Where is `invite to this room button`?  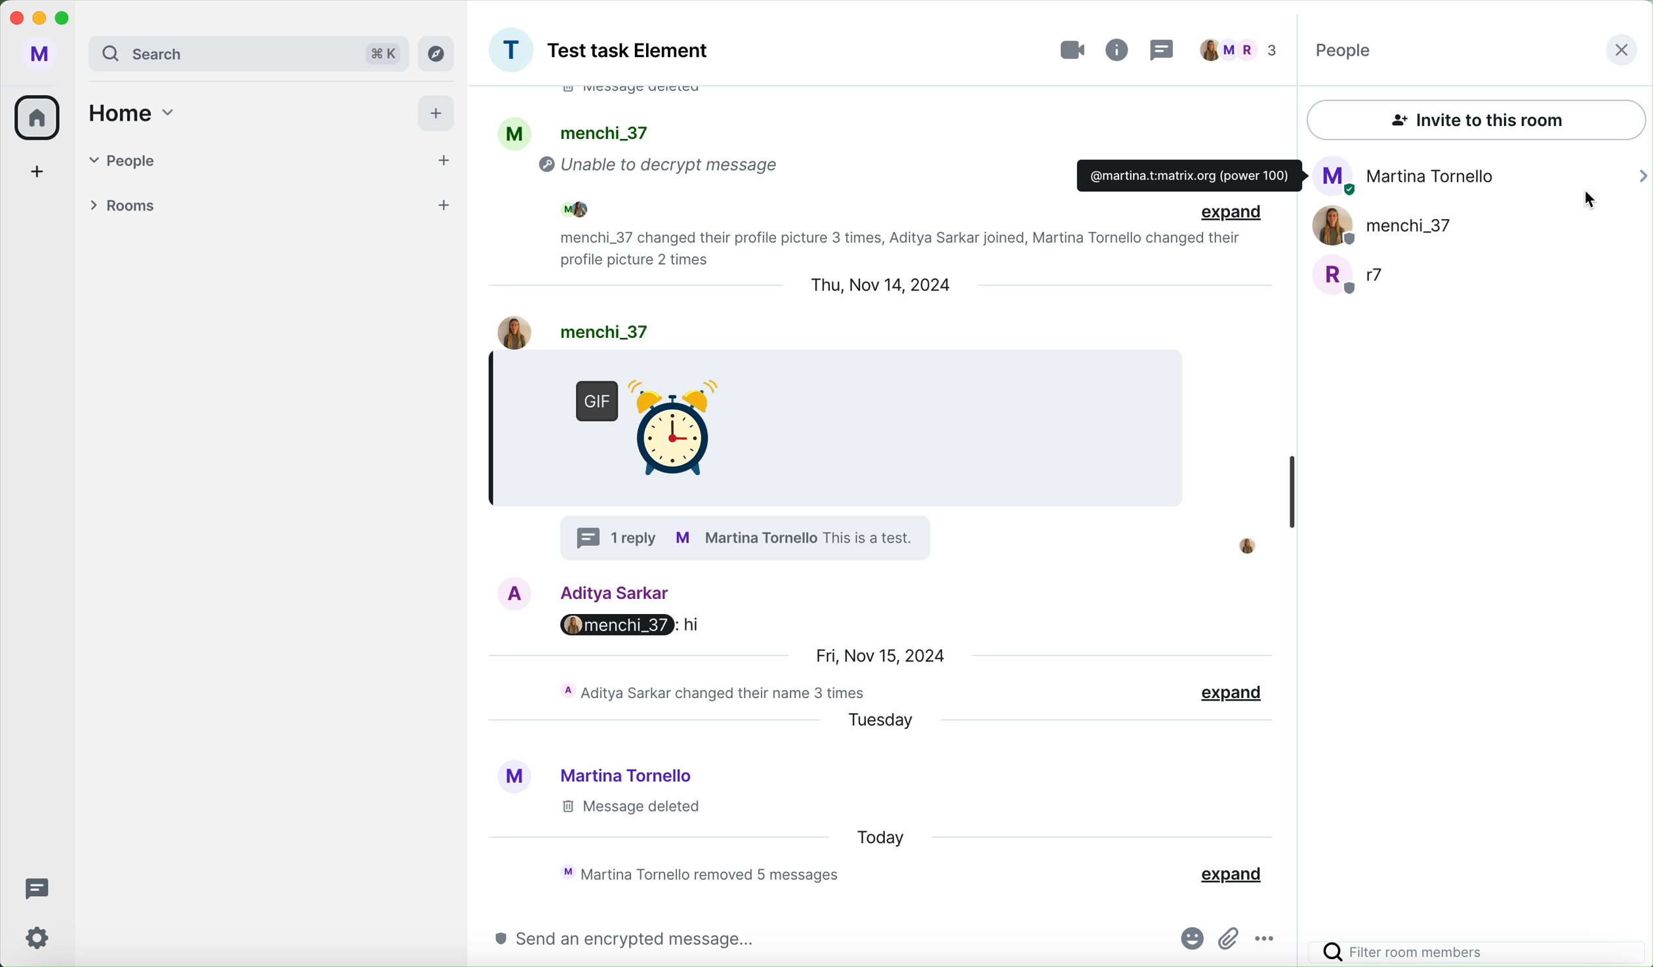 invite to this room button is located at coordinates (1477, 121).